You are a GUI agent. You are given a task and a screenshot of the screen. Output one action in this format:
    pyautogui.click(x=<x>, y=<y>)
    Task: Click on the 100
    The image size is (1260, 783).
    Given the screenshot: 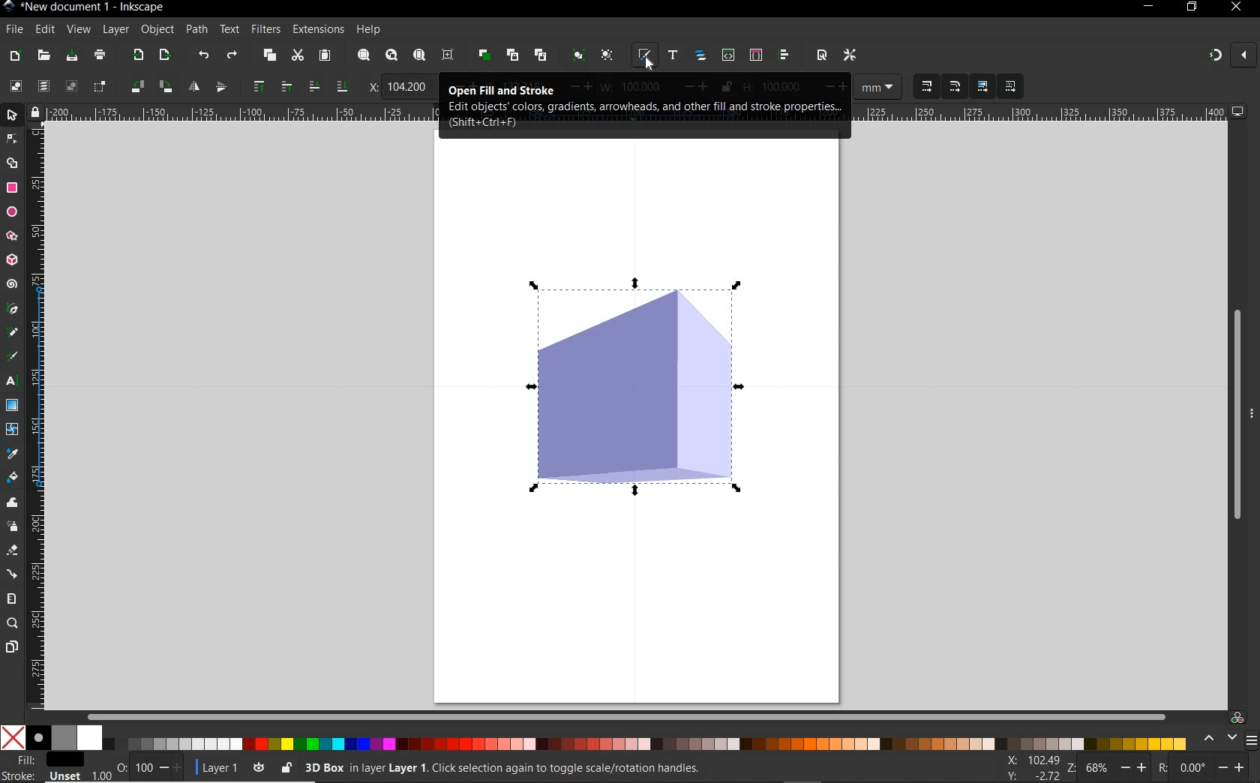 What is the action you would take?
    pyautogui.click(x=142, y=767)
    